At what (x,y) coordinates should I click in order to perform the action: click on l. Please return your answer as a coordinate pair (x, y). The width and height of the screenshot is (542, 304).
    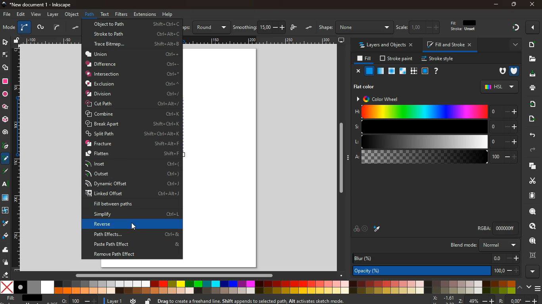
    Looking at the image, I should click on (436, 142).